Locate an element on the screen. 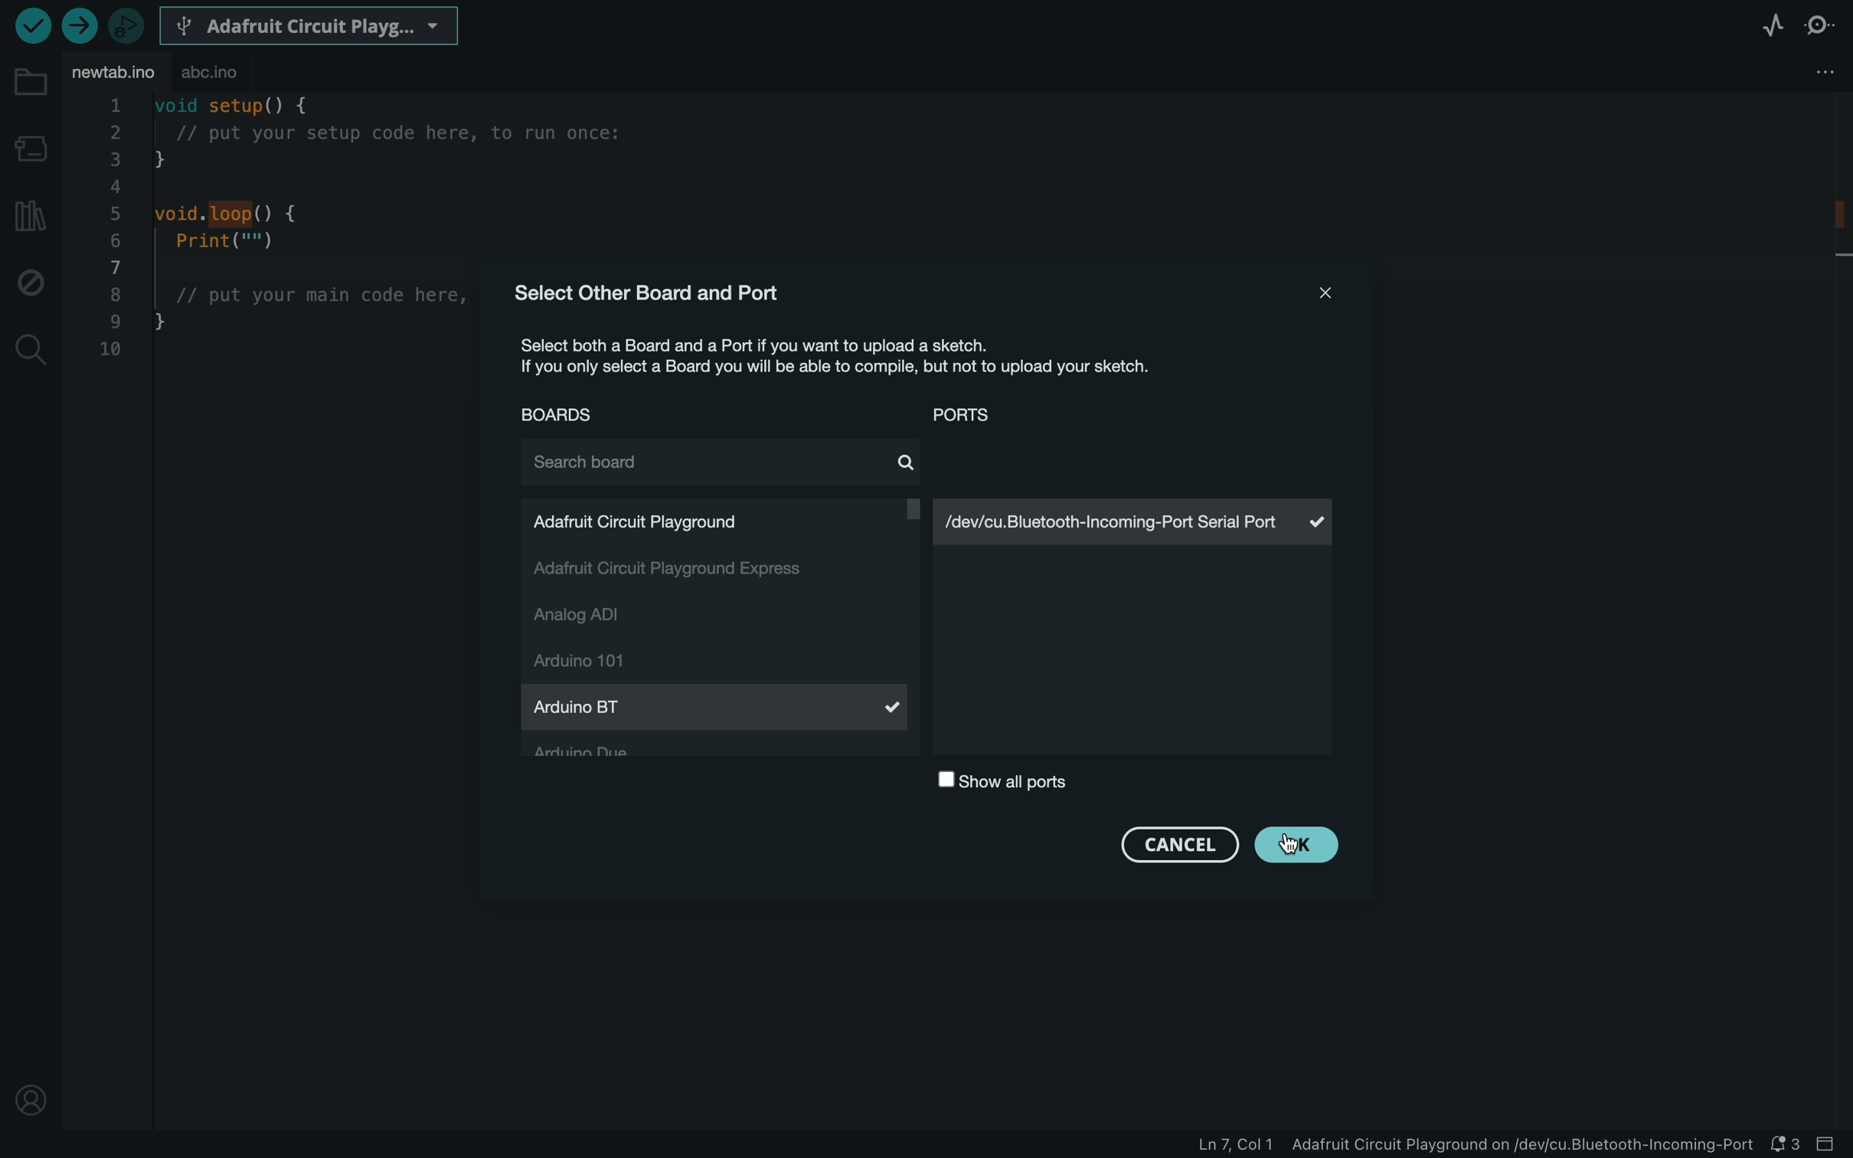 This screenshot has width=1853, height=1158. analog adi is located at coordinates (626, 615).